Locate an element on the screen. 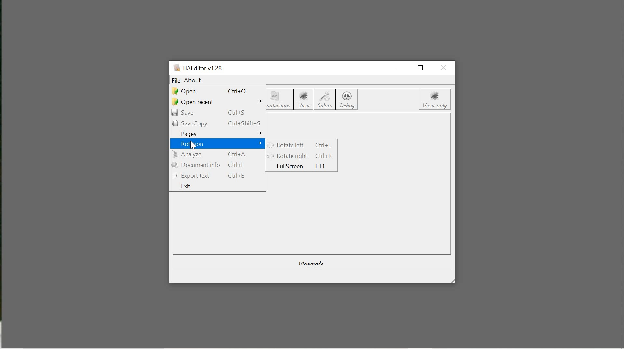  debug is located at coordinates (348, 99).